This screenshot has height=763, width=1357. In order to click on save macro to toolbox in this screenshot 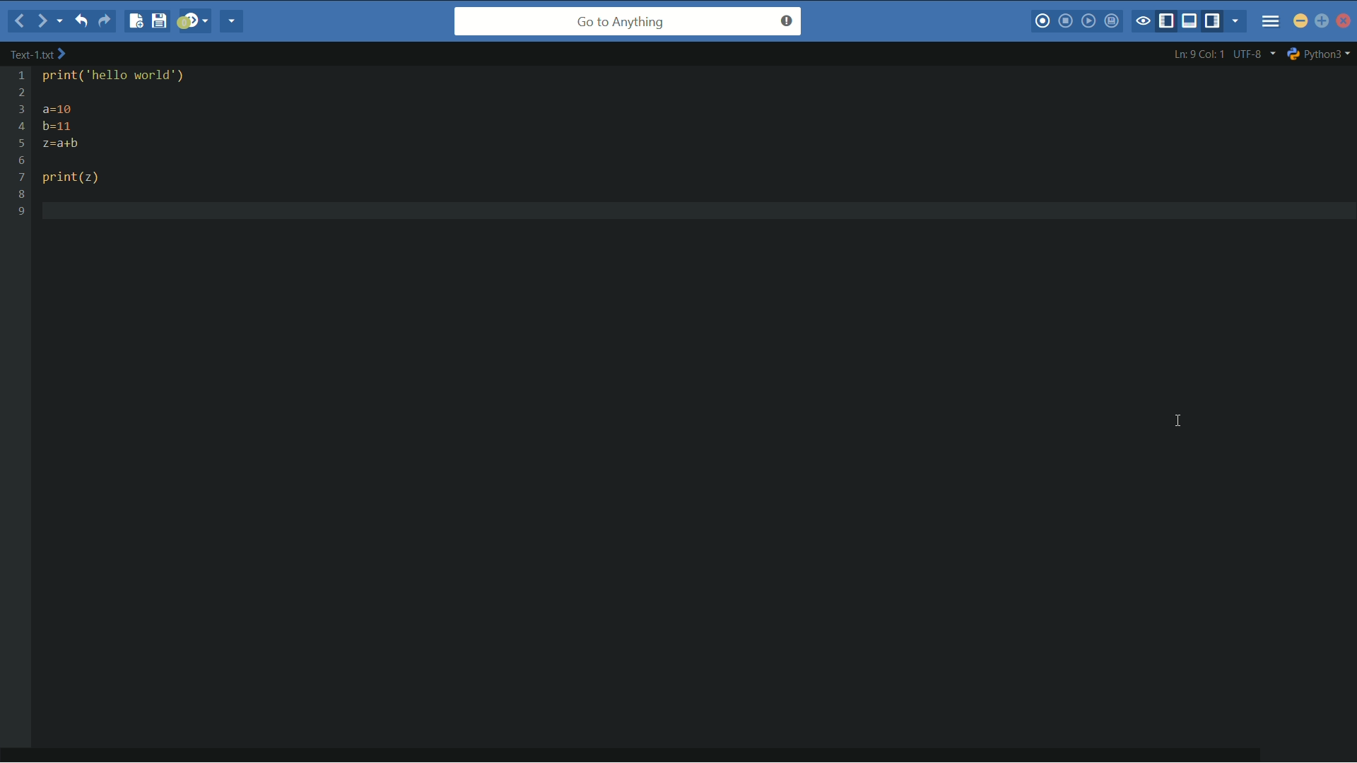, I will do `click(1113, 22)`.